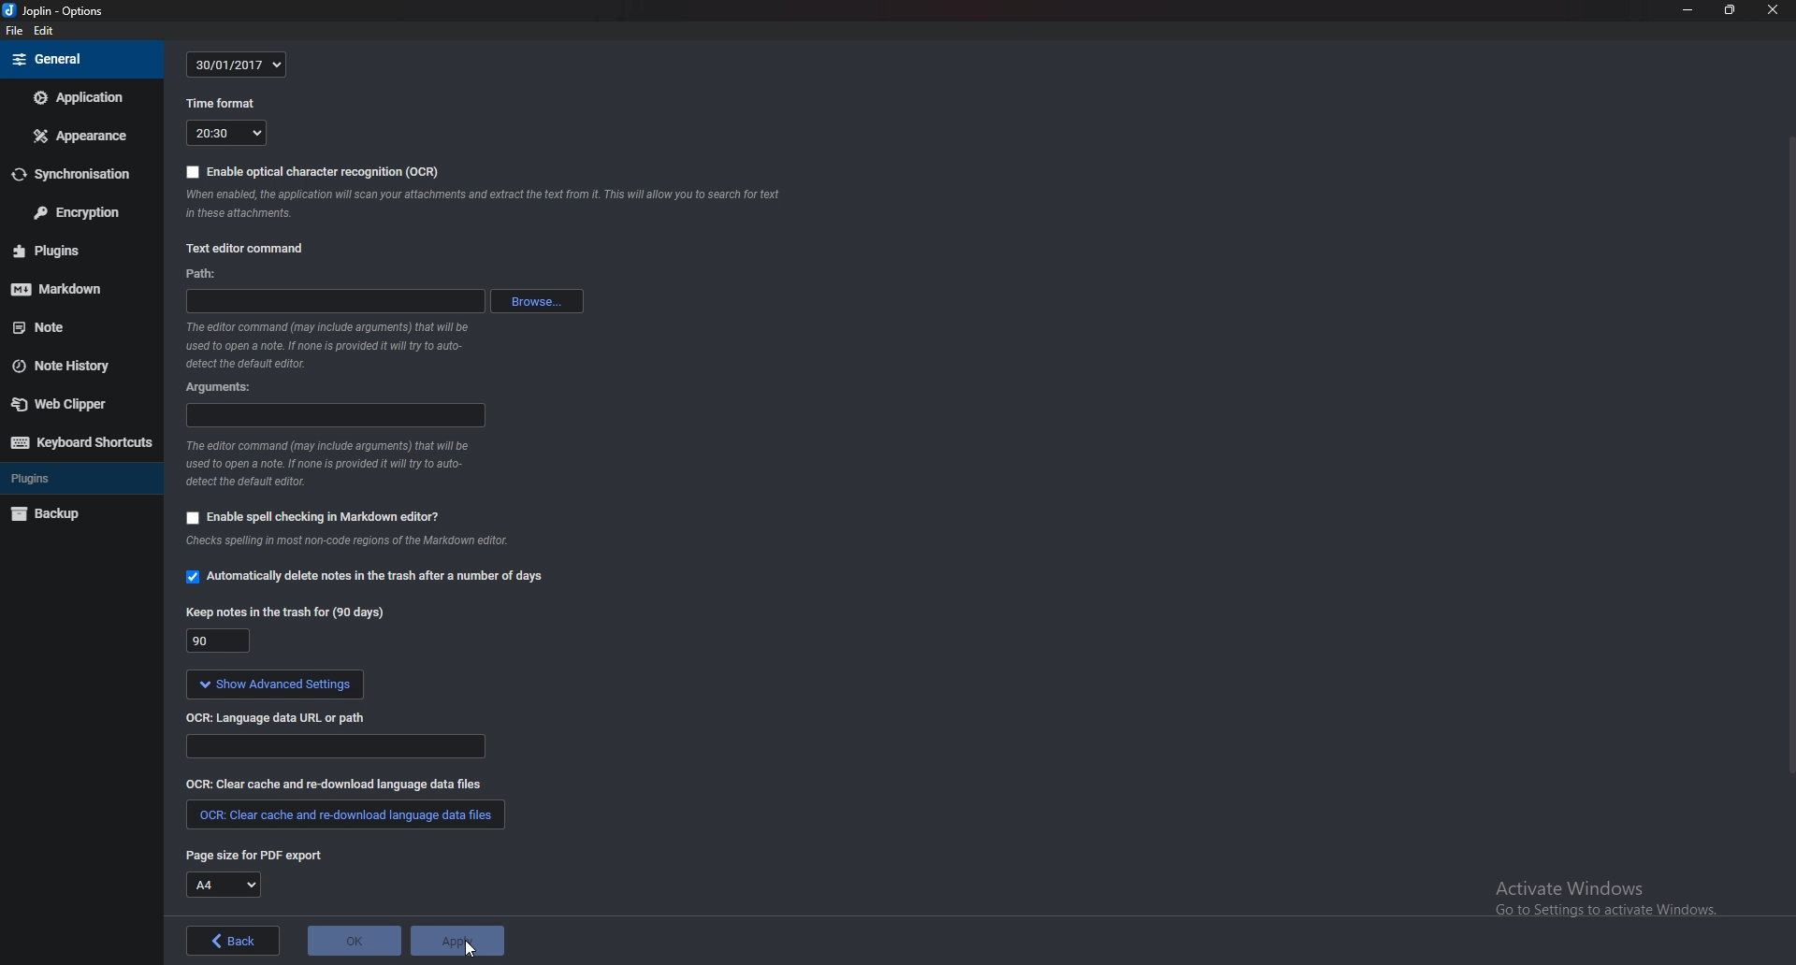  What do you see at coordinates (320, 684) in the screenshot?
I see `show advanced settings` at bounding box center [320, 684].